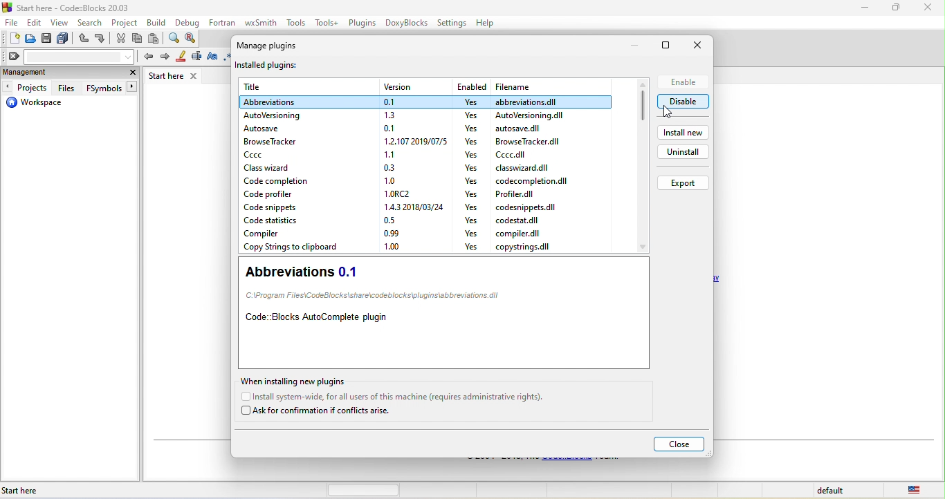 The height and width of the screenshot is (499, 945). What do you see at coordinates (157, 22) in the screenshot?
I see `build` at bounding box center [157, 22].